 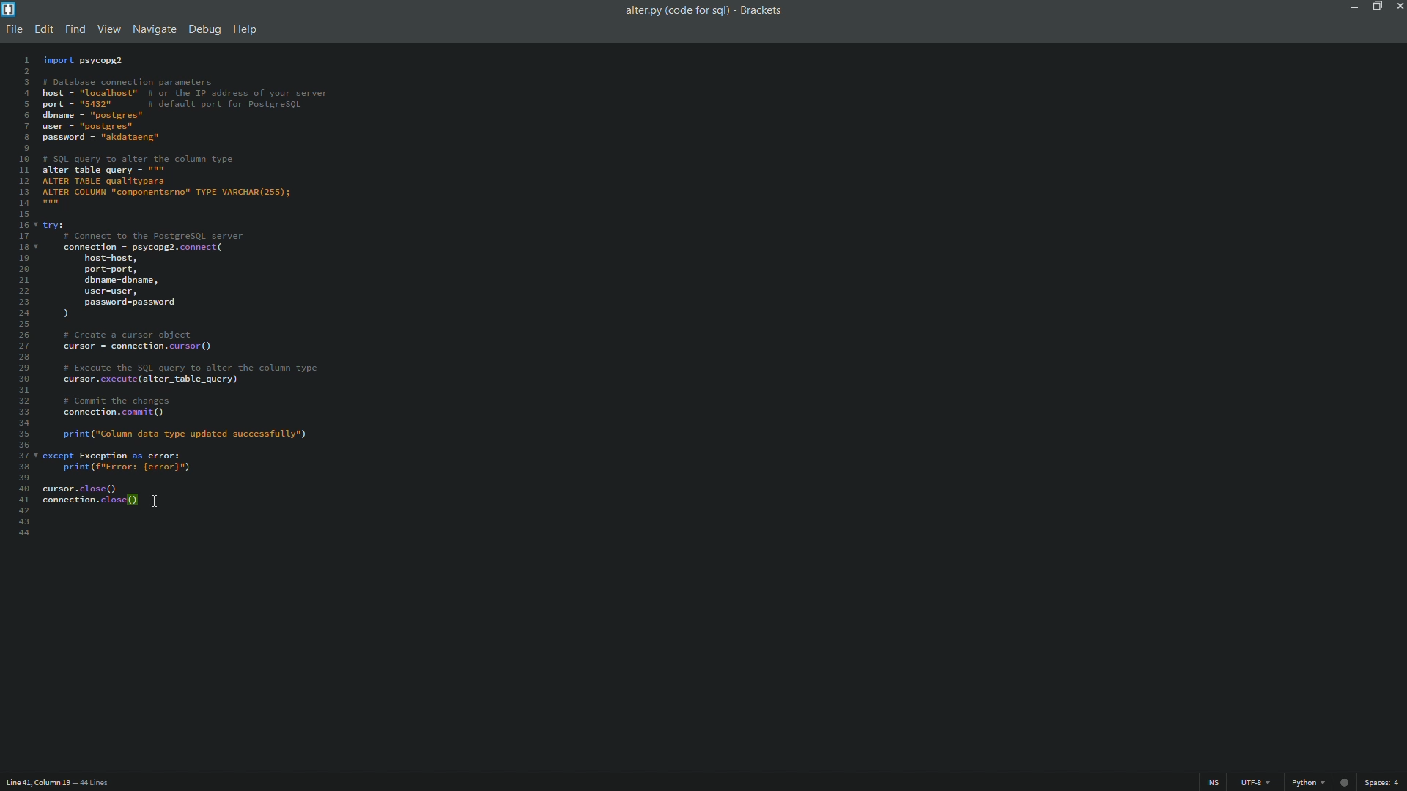 I want to click on close app, so click(x=1398, y=7).